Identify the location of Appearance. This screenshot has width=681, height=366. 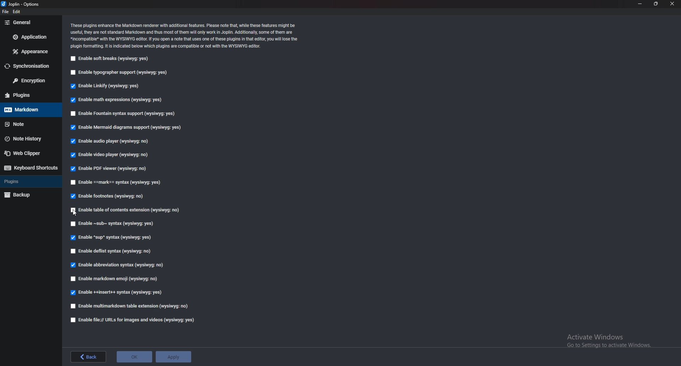
(30, 52).